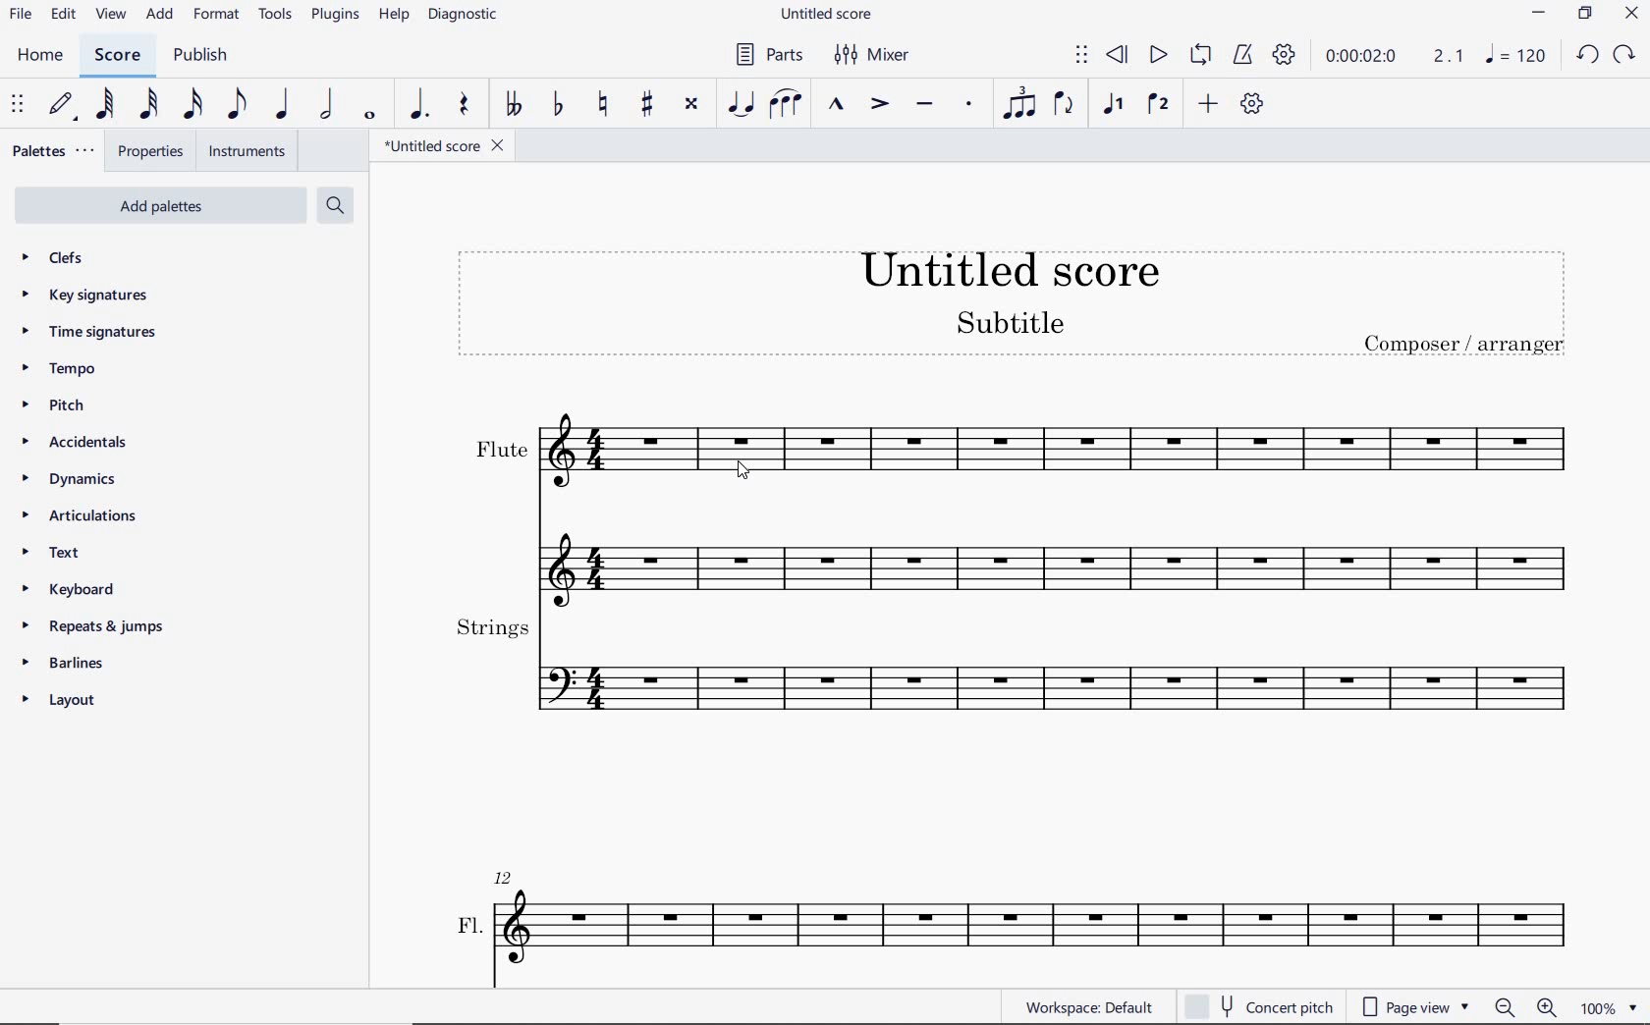 The image size is (1650, 1025). I want to click on TOGGLE DOUBLE-SHARP, so click(690, 102).